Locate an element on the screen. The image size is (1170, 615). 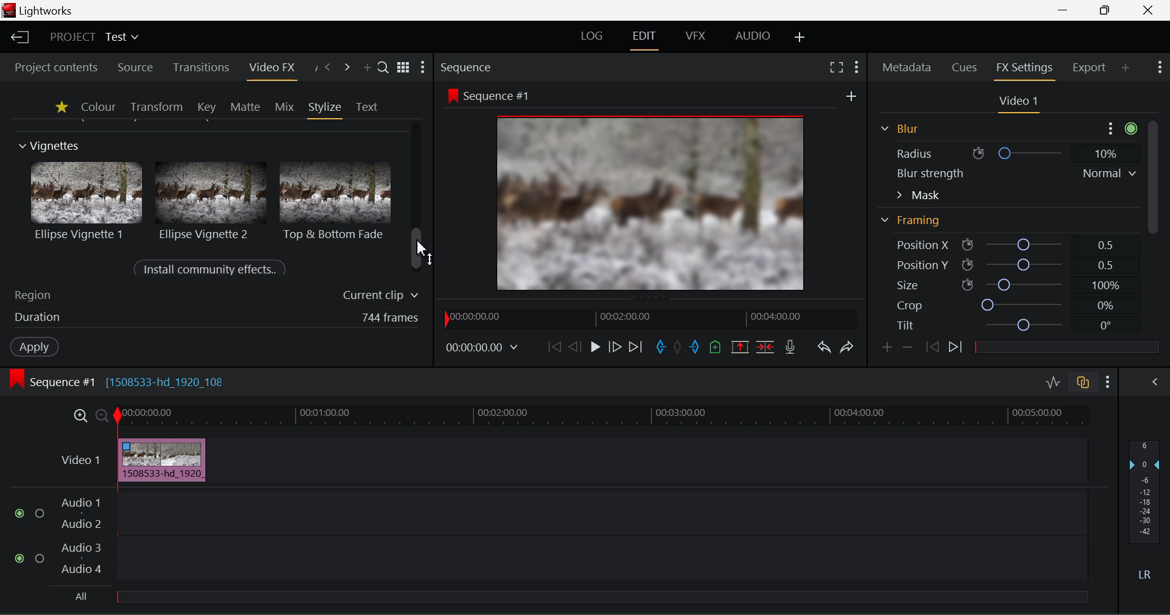
Remove all marks is located at coordinates (678, 345).